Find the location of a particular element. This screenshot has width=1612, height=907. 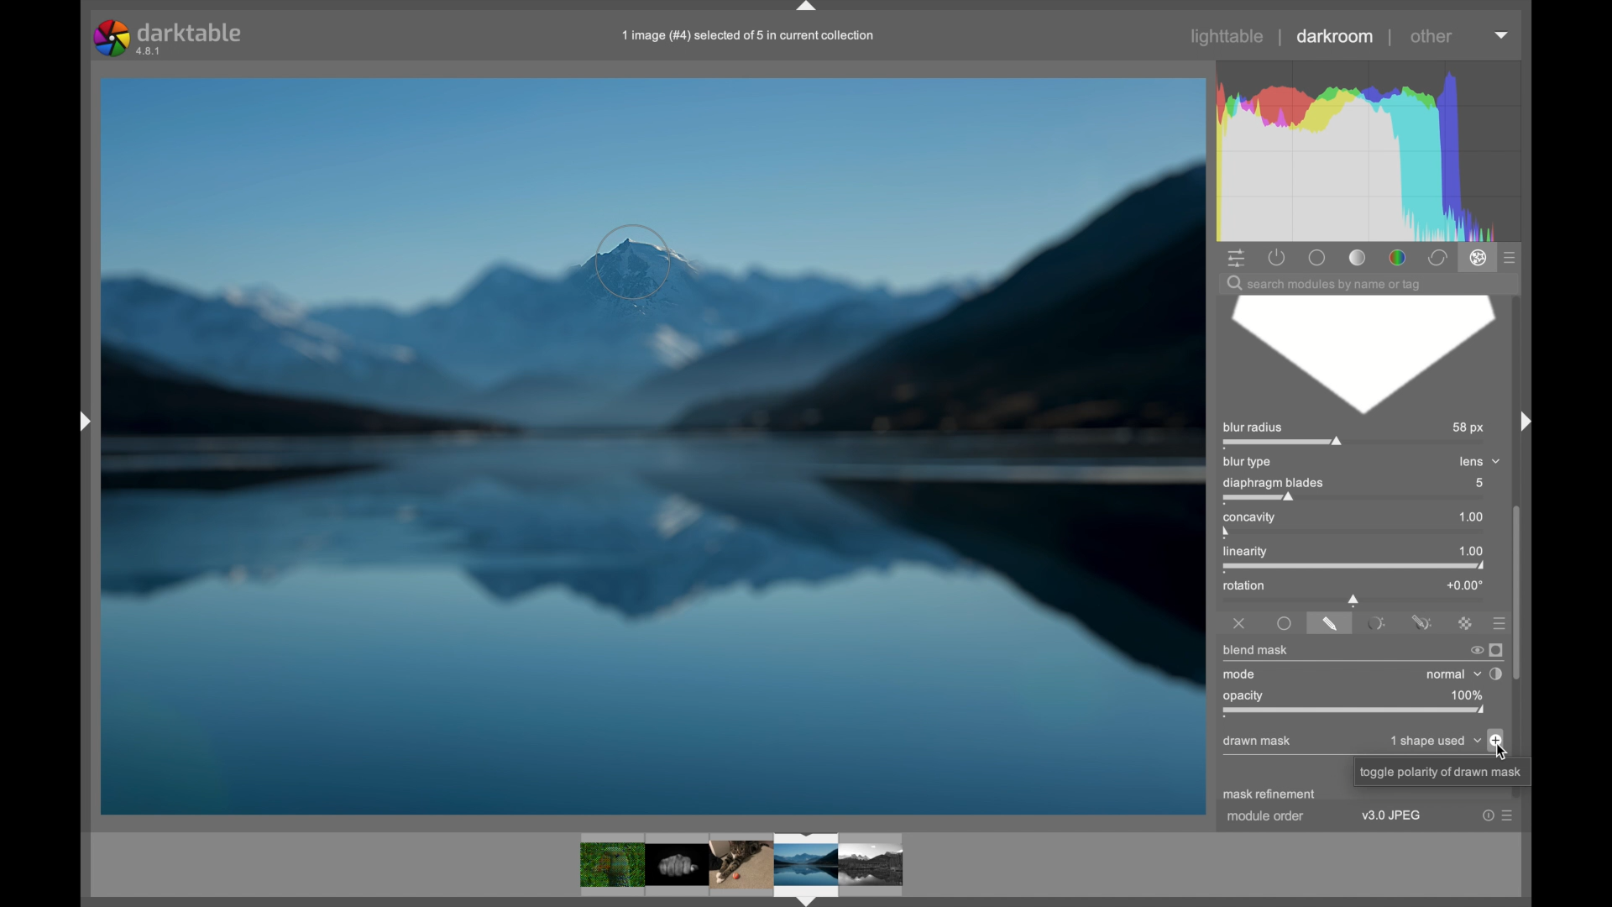

blend mask is located at coordinates (1258, 649).